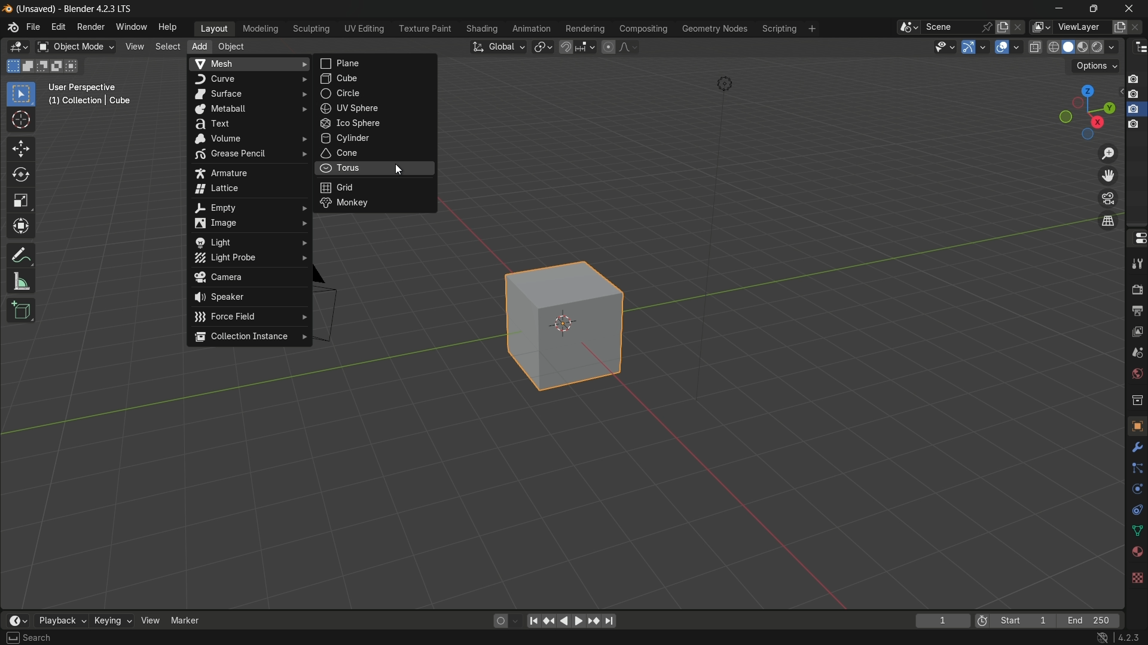 The width and height of the screenshot is (1148, 645). I want to click on edit menu, so click(57, 26).